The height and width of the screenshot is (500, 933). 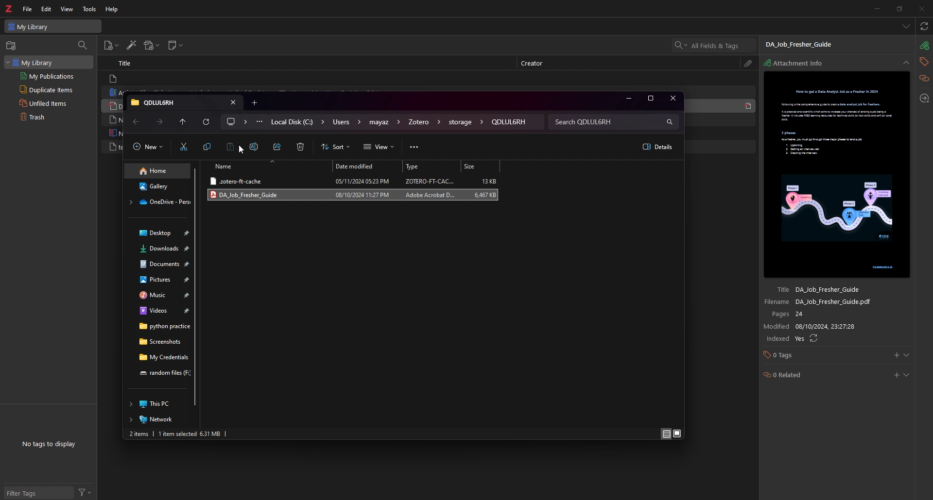 I want to click on pages, so click(x=830, y=315).